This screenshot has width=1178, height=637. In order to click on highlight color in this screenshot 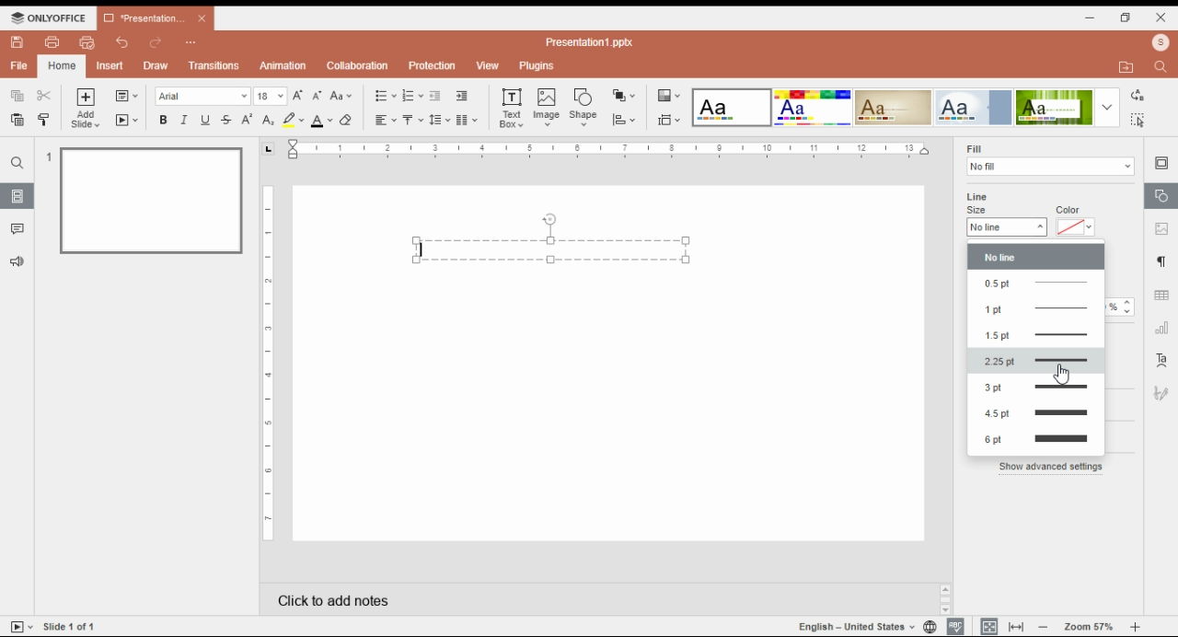, I will do `click(292, 119)`.